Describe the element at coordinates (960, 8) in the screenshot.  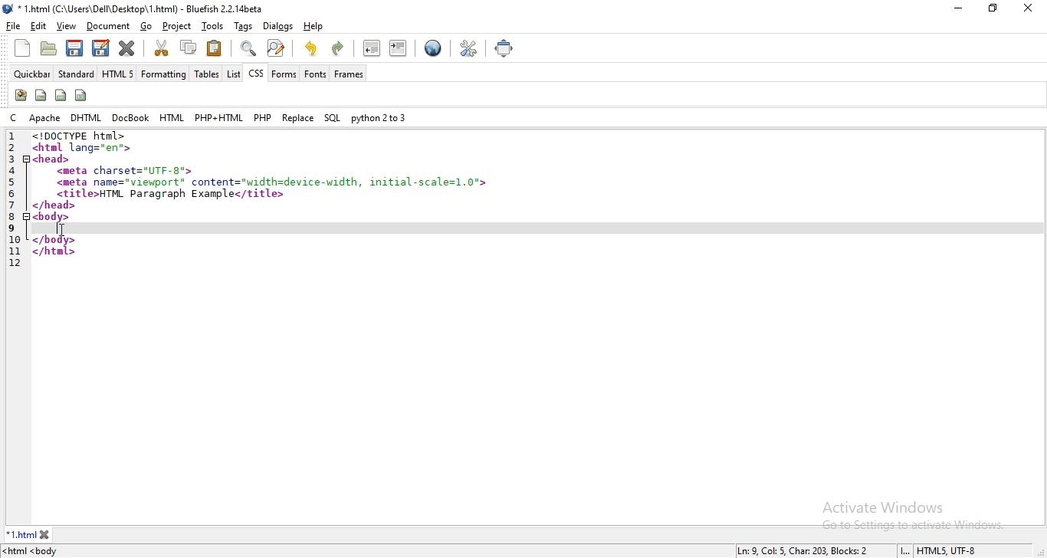
I see `minimize` at that location.